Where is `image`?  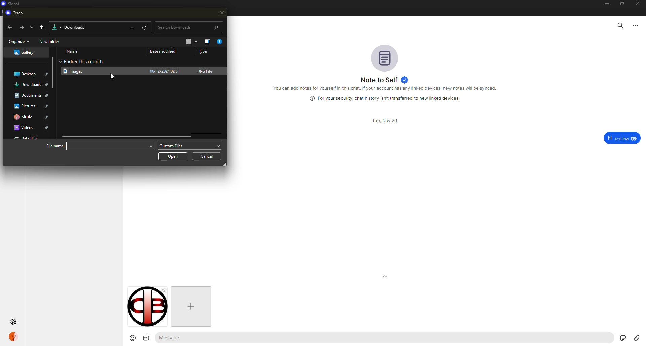
image is located at coordinates (147, 310).